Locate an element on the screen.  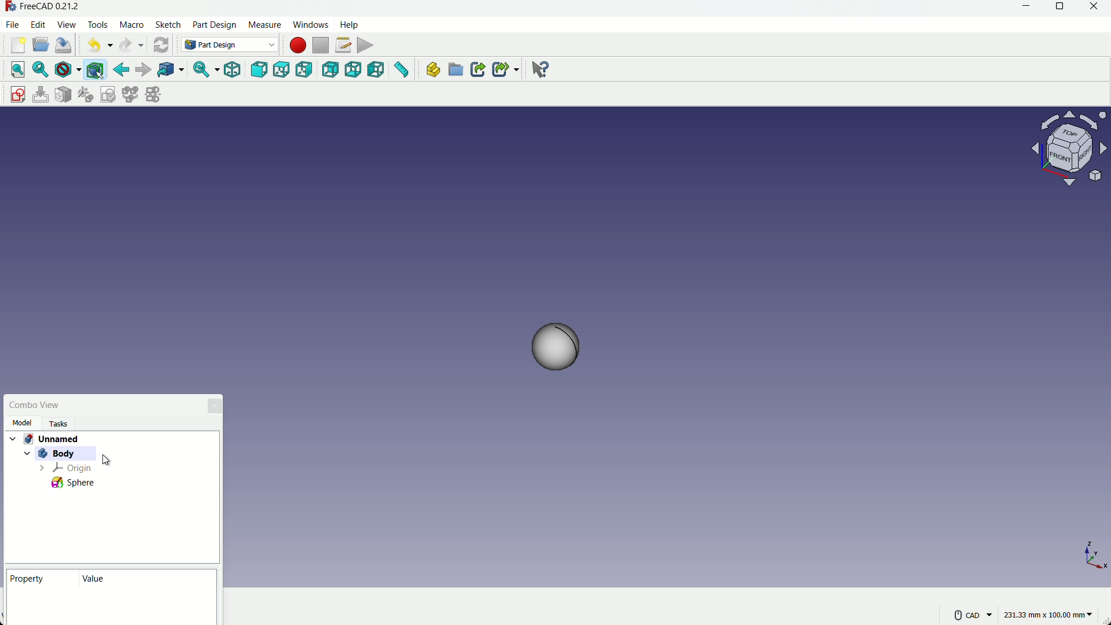
refresh is located at coordinates (161, 45).